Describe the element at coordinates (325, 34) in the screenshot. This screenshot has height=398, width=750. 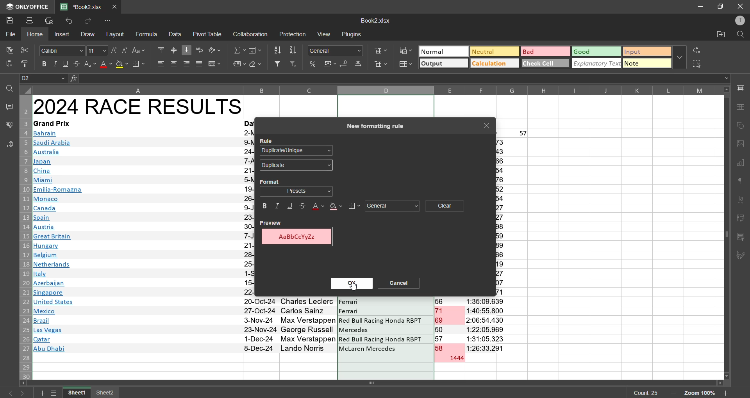
I see `view` at that location.